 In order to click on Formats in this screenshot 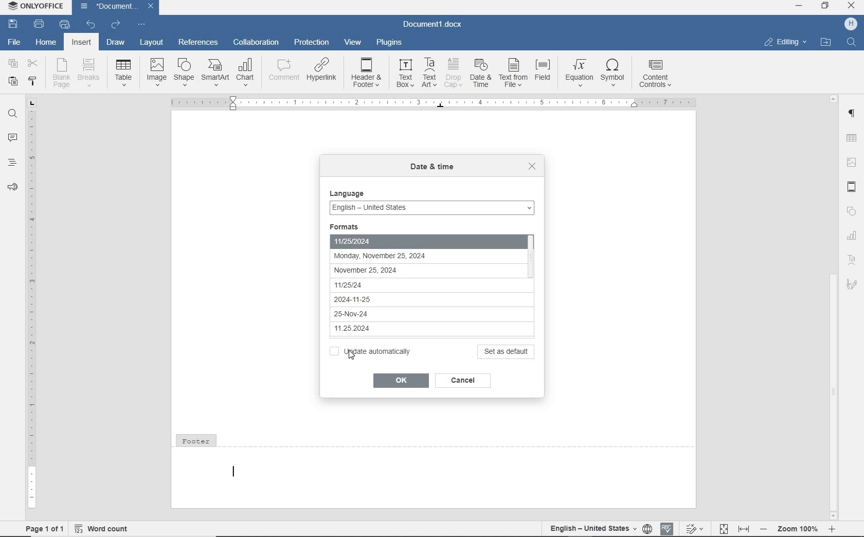, I will do `click(354, 225)`.